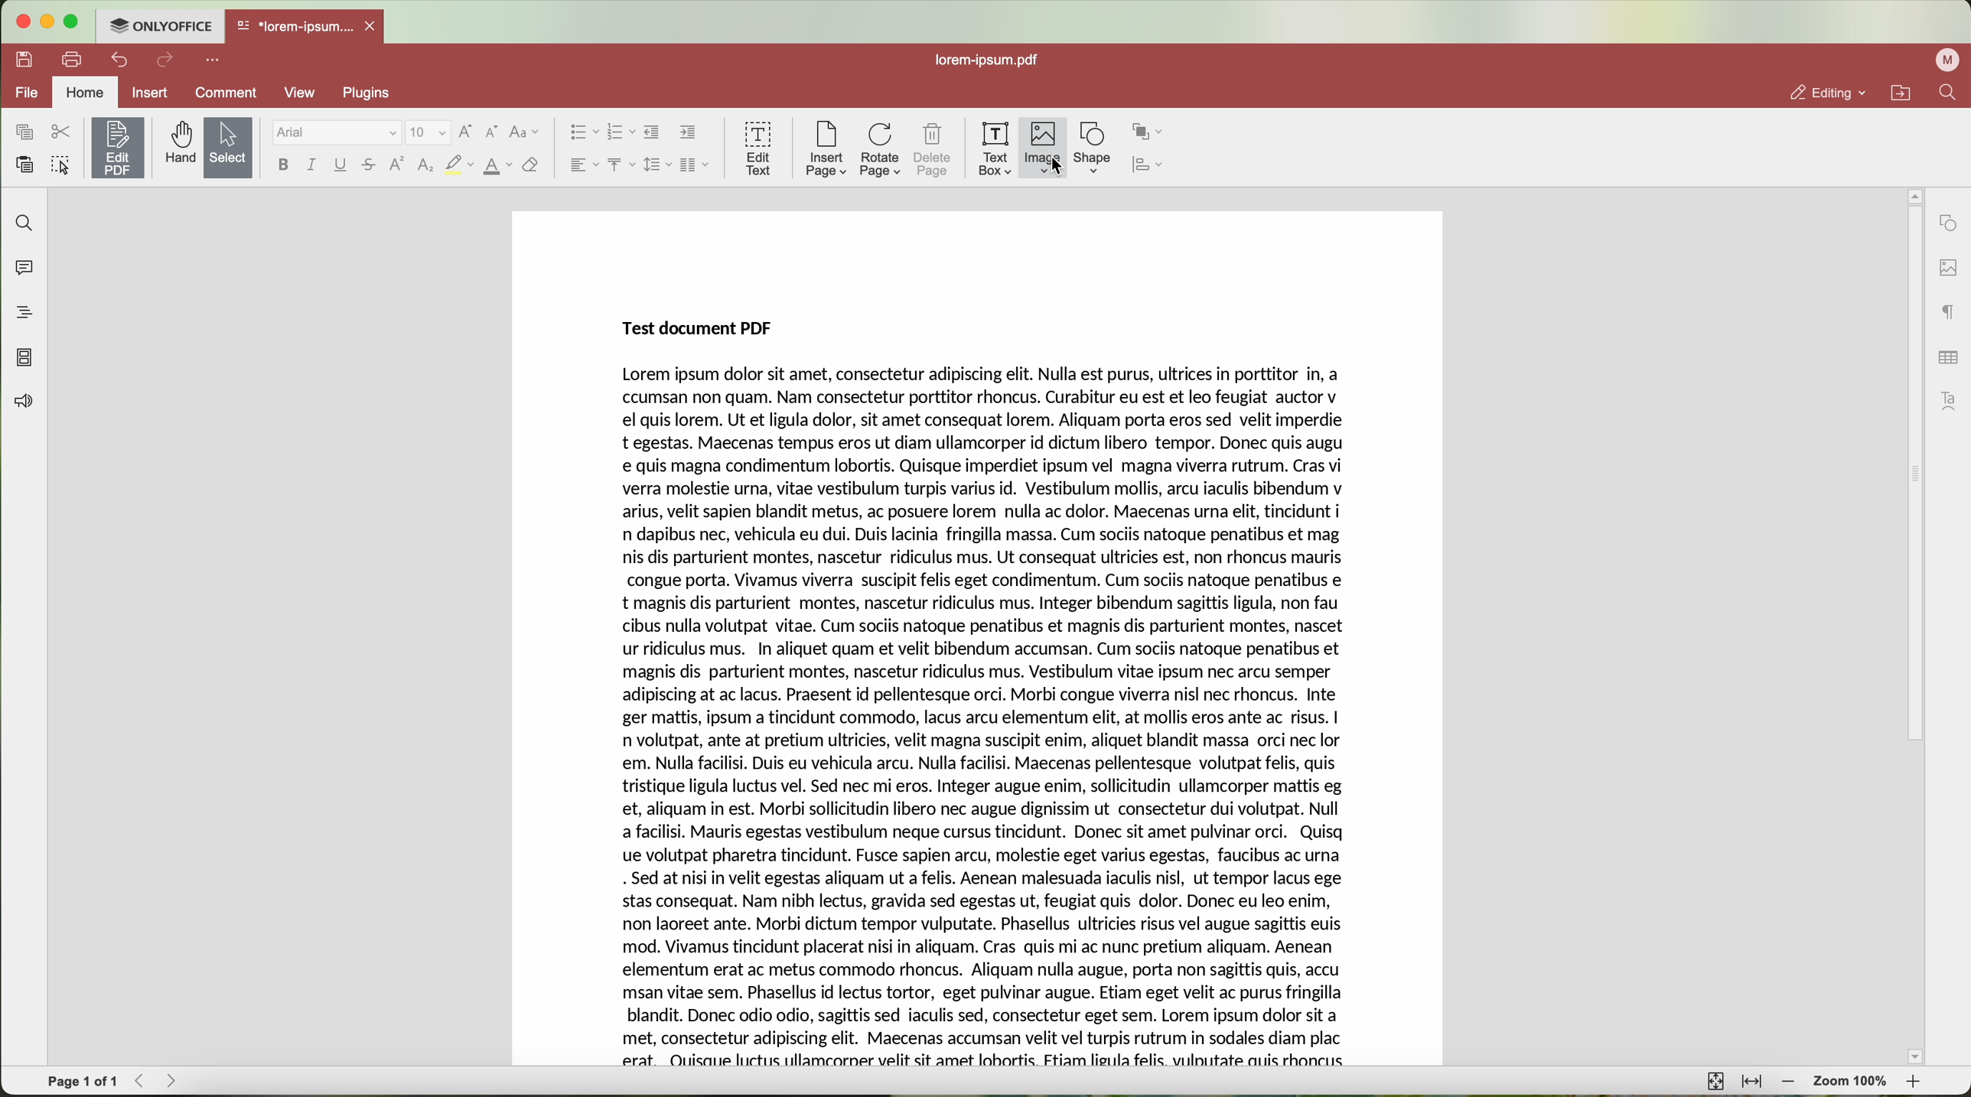  What do you see at coordinates (73, 58) in the screenshot?
I see `print` at bounding box center [73, 58].